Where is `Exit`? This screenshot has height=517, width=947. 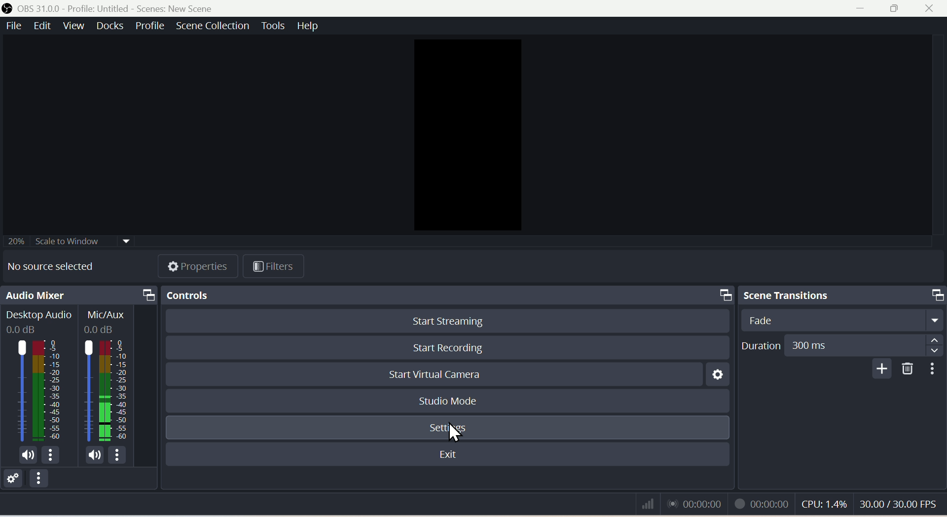 Exit is located at coordinates (449, 454).